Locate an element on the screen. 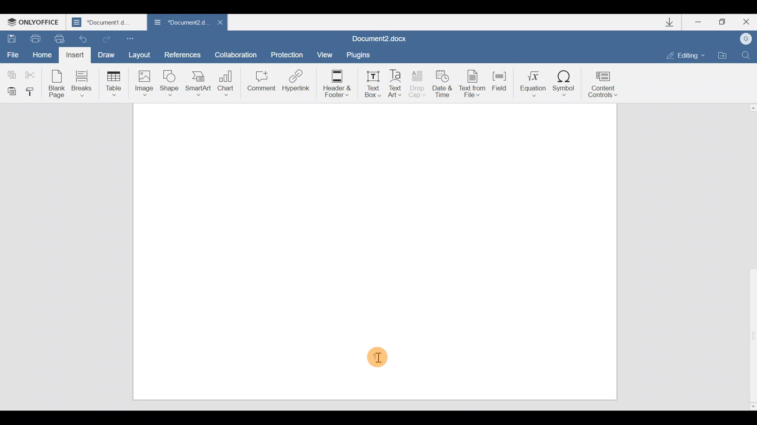 The width and height of the screenshot is (757, 425). Close is located at coordinates (218, 22).